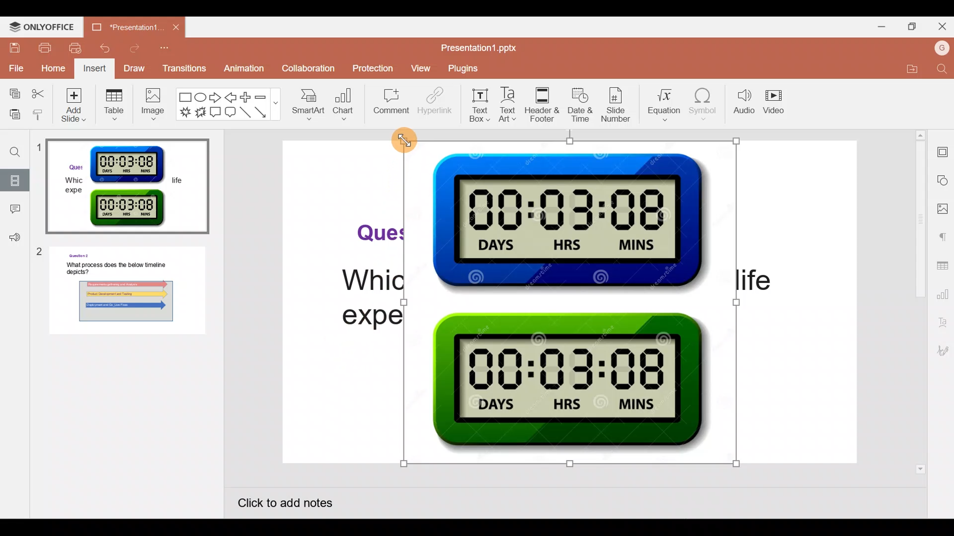 The image size is (954, 536). Describe the element at coordinates (740, 101) in the screenshot. I see `Audio` at that location.